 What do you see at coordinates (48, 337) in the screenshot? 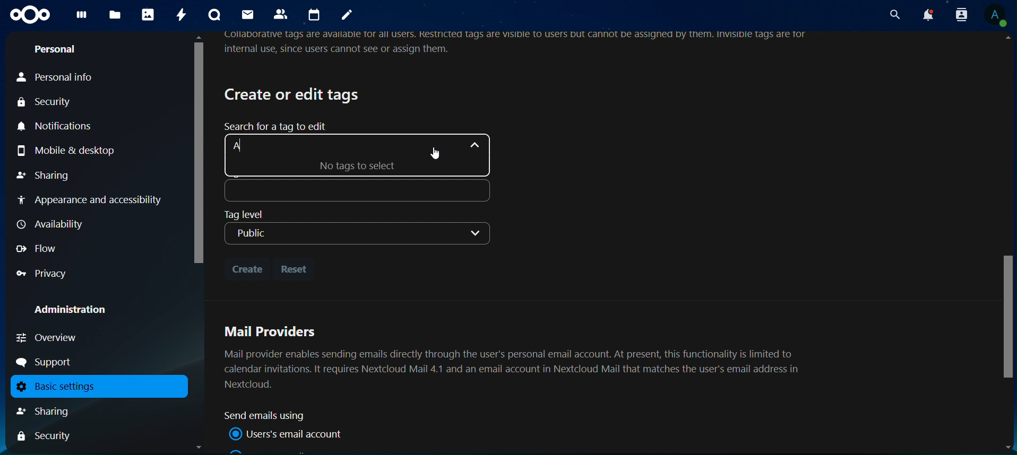
I see `overview` at bounding box center [48, 337].